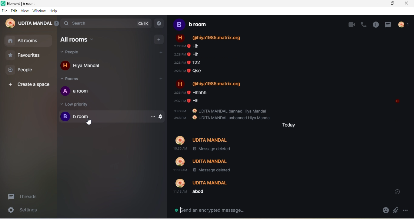 The height and width of the screenshot is (219, 414). What do you see at coordinates (73, 79) in the screenshot?
I see `rooms` at bounding box center [73, 79].